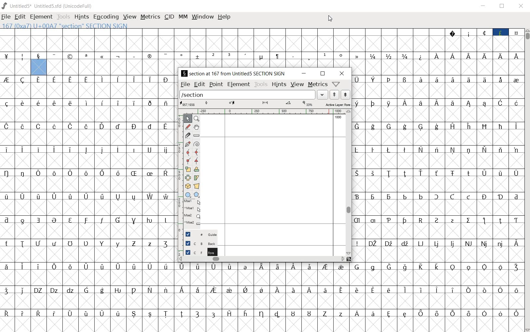  What do you see at coordinates (262, 267) in the screenshot?
I see `special letters` at bounding box center [262, 267].